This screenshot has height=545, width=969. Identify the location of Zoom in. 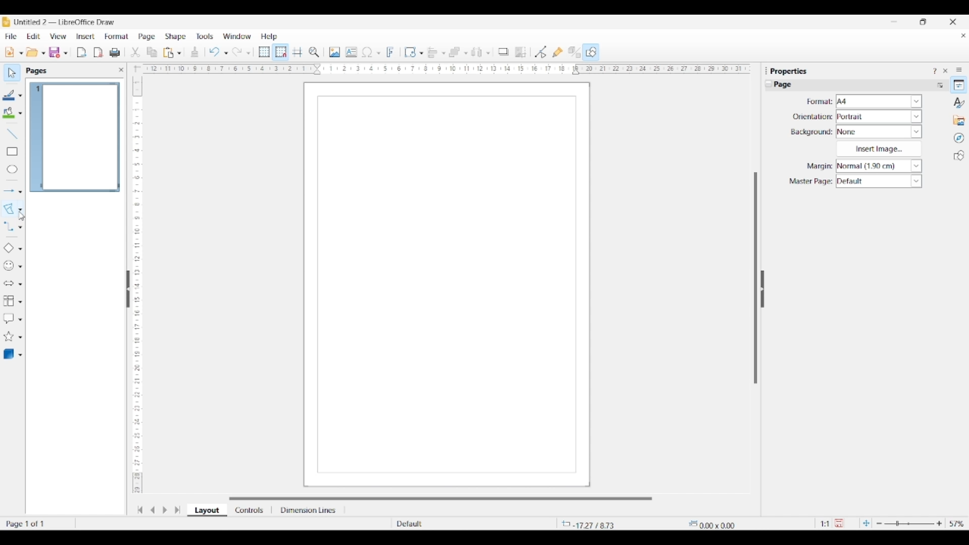
(939, 523).